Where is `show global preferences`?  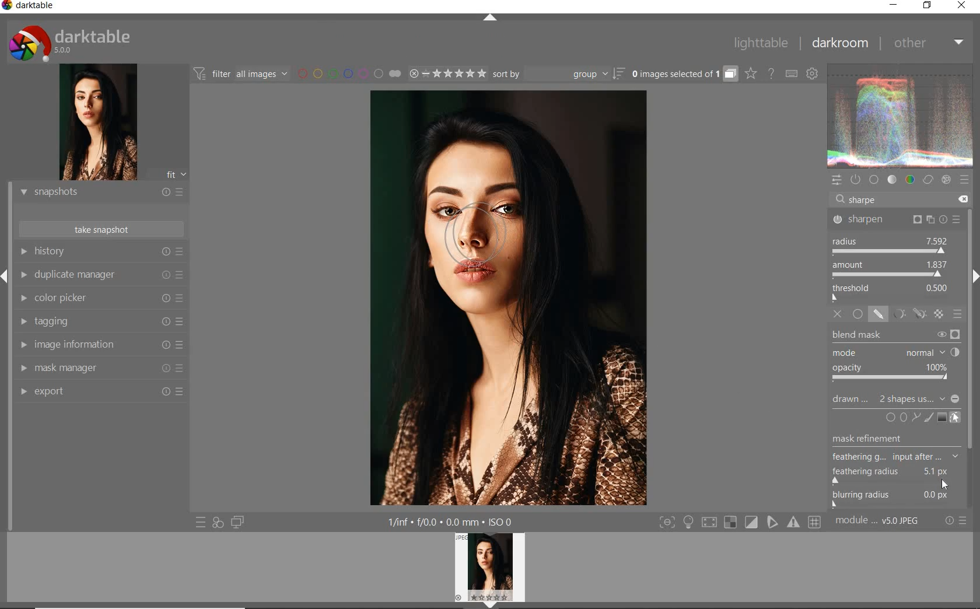 show global preferences is located at coordinates (813, 73).